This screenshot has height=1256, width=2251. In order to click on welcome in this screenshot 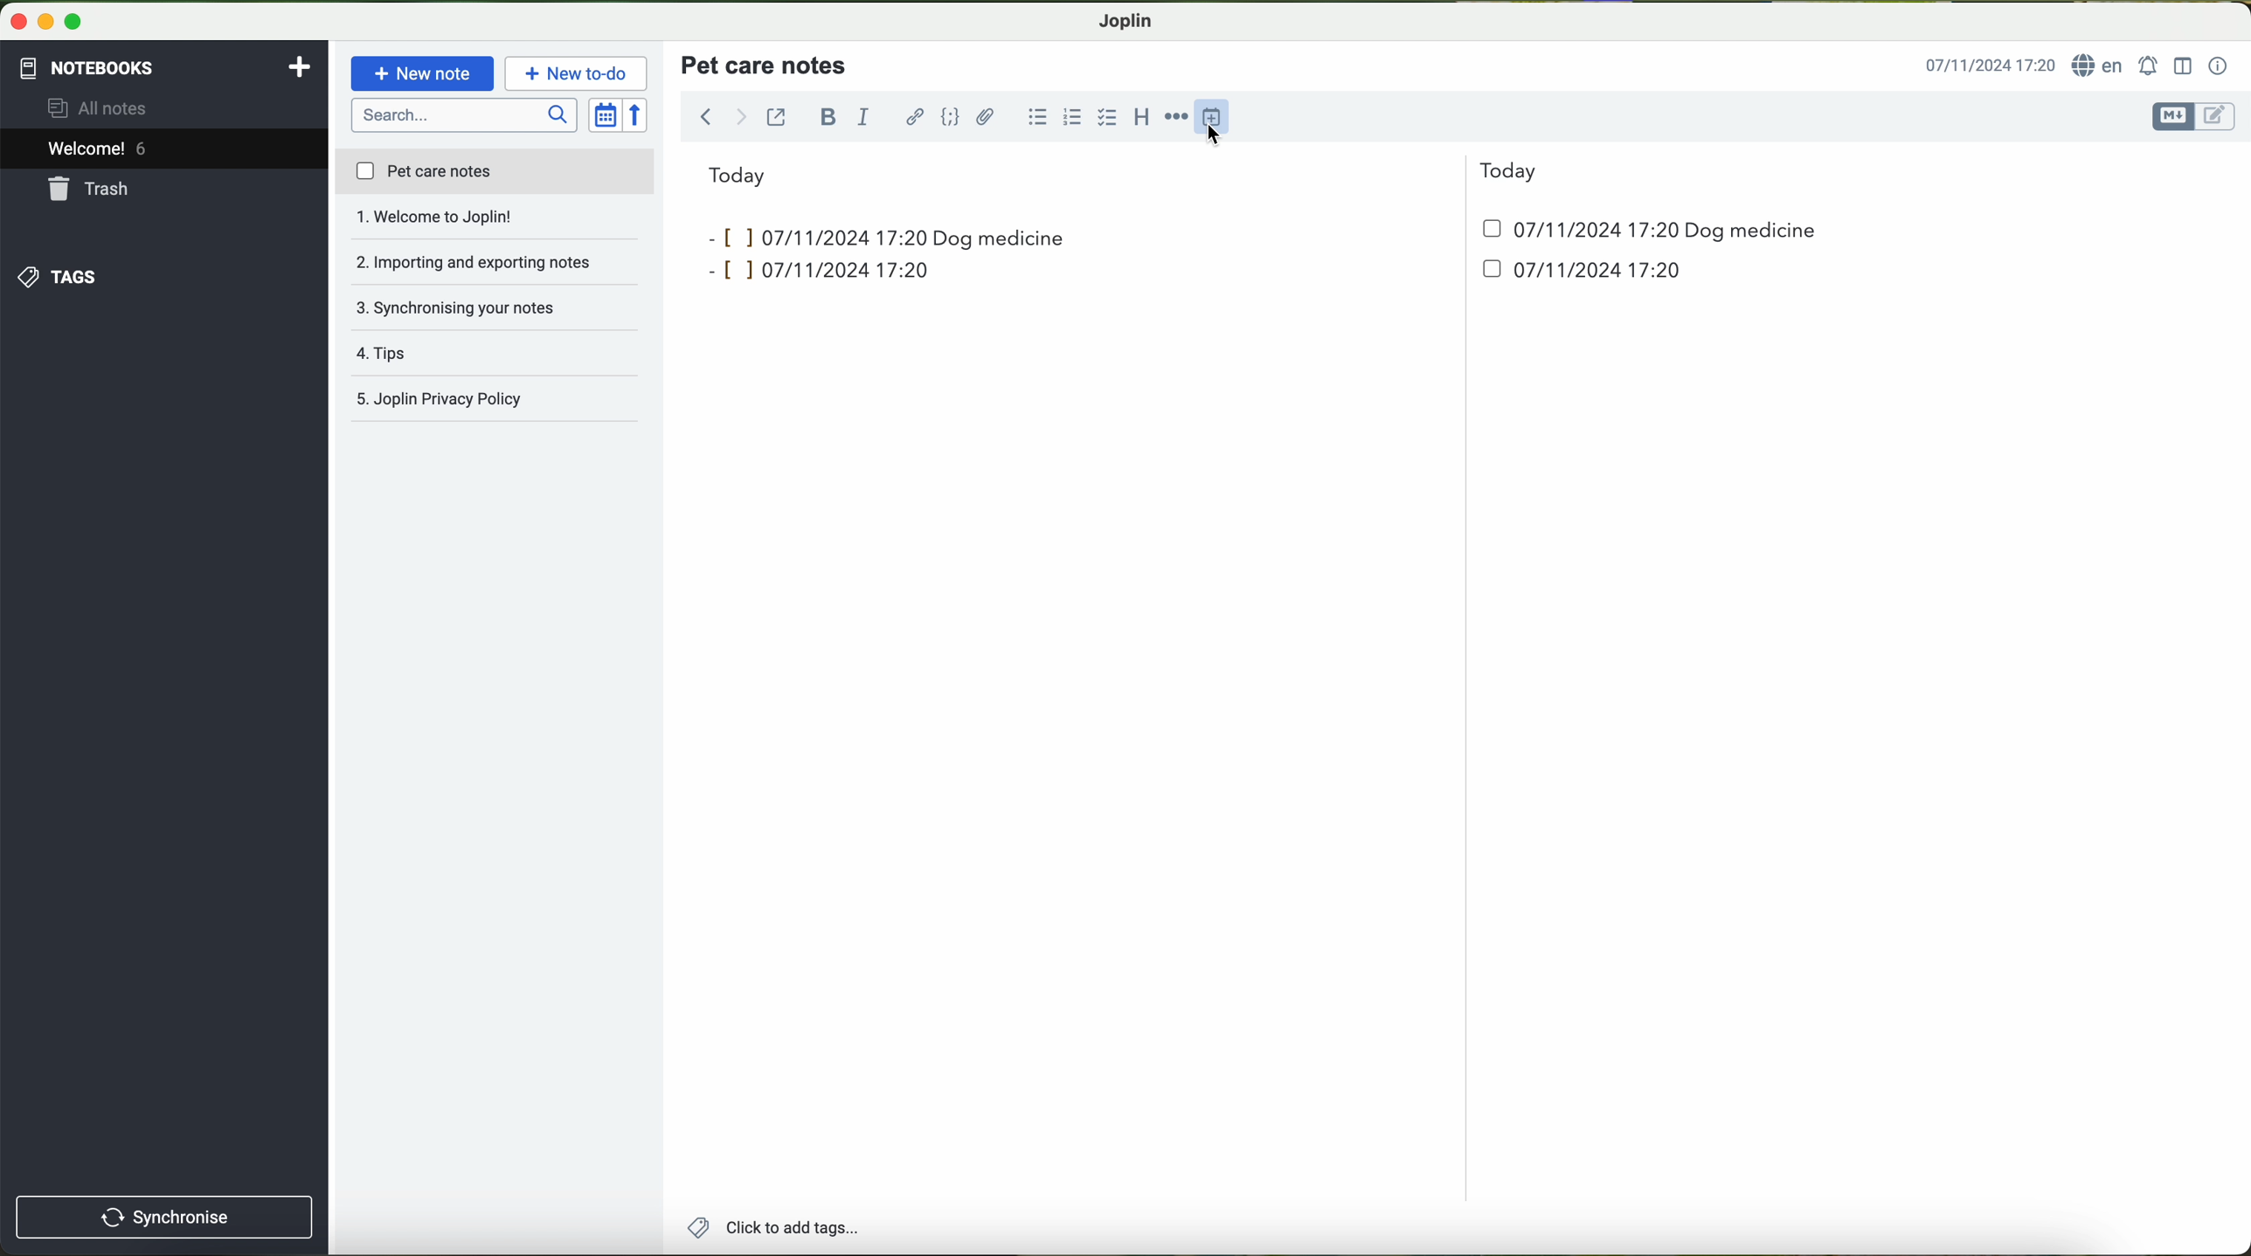, I will do `click(163, 151)`.